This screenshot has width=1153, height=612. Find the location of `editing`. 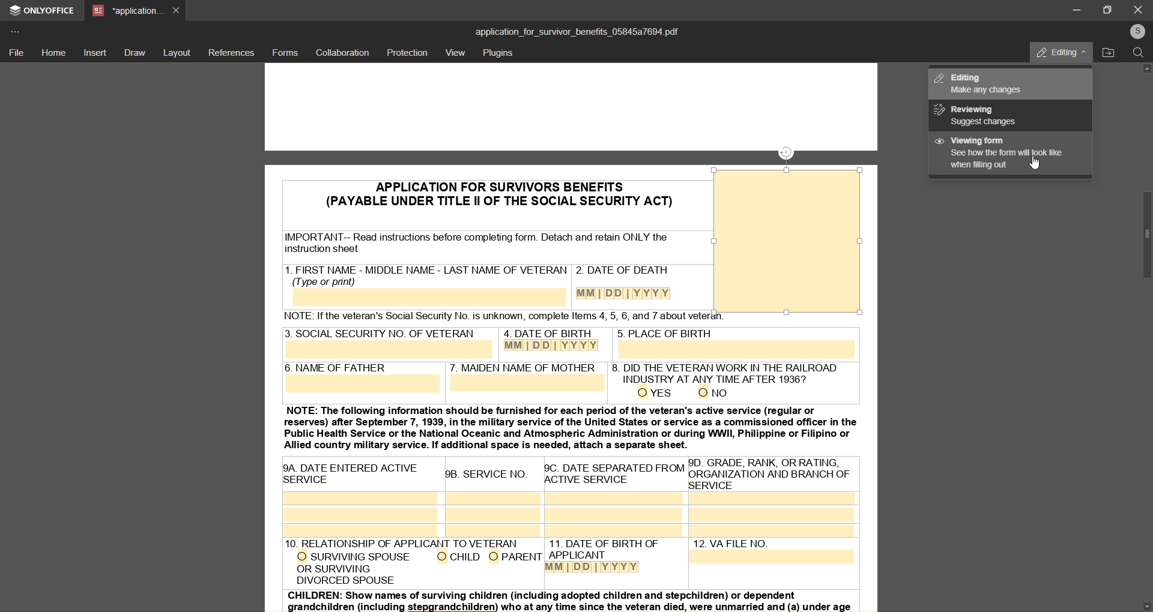

editing is located at coordinates (987, 83).